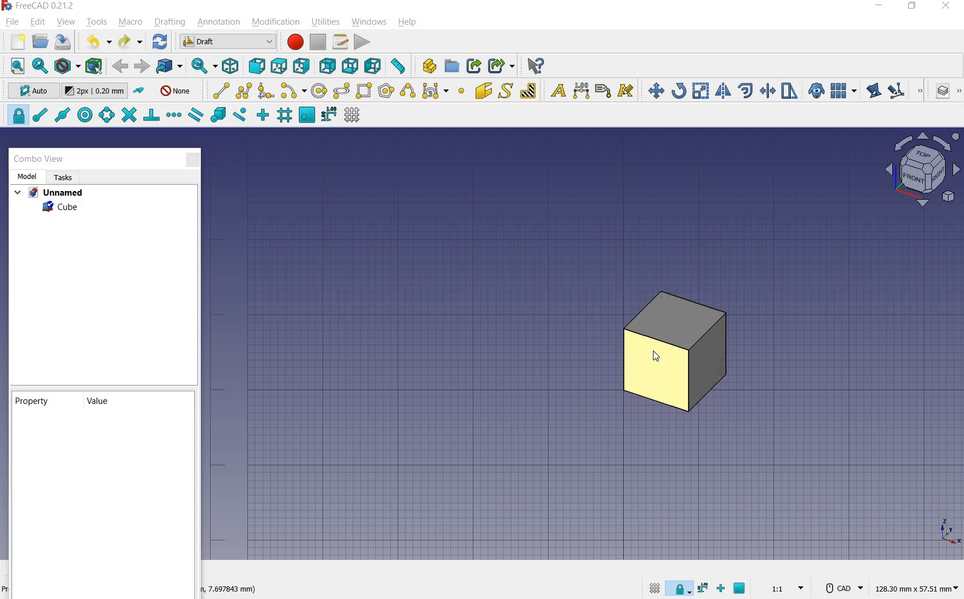 This screenshot has height=599, width=964. Describe the element at coordinates (787, 588) in the screenshot. I see `set scale` at that location.